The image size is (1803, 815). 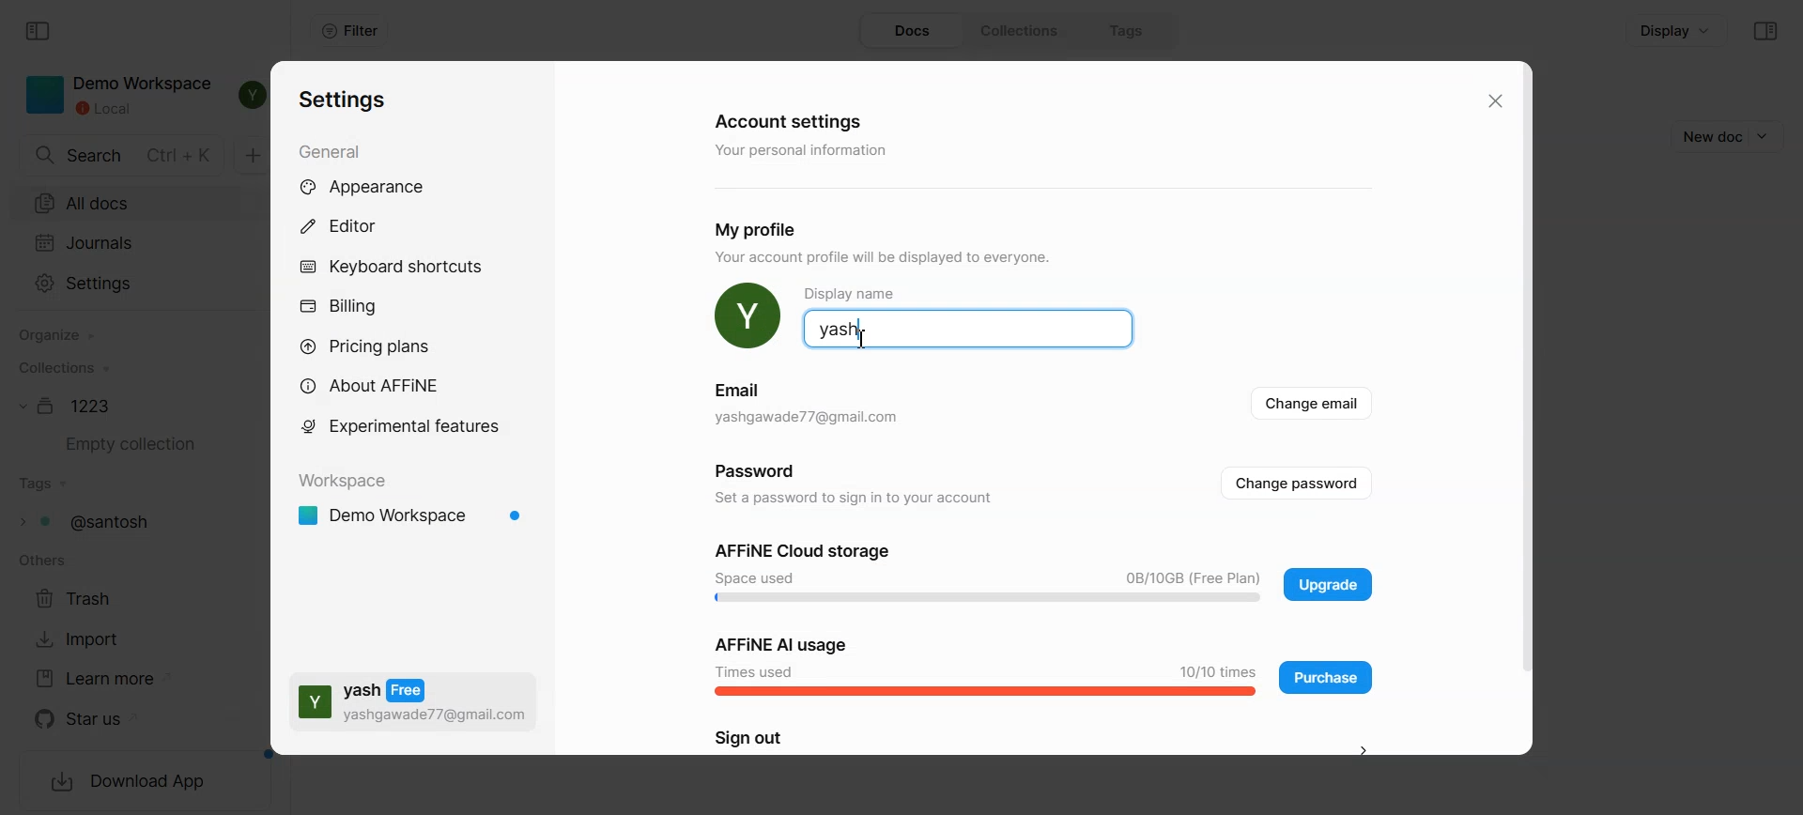 What do you see at coordinates (39, 32) in the screenshot?
I see `Collapse sidebar` at bounding box center [39, 32].